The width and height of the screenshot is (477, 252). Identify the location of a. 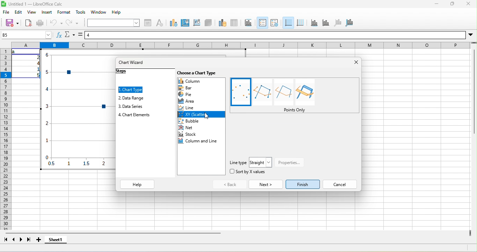
(15, 52).